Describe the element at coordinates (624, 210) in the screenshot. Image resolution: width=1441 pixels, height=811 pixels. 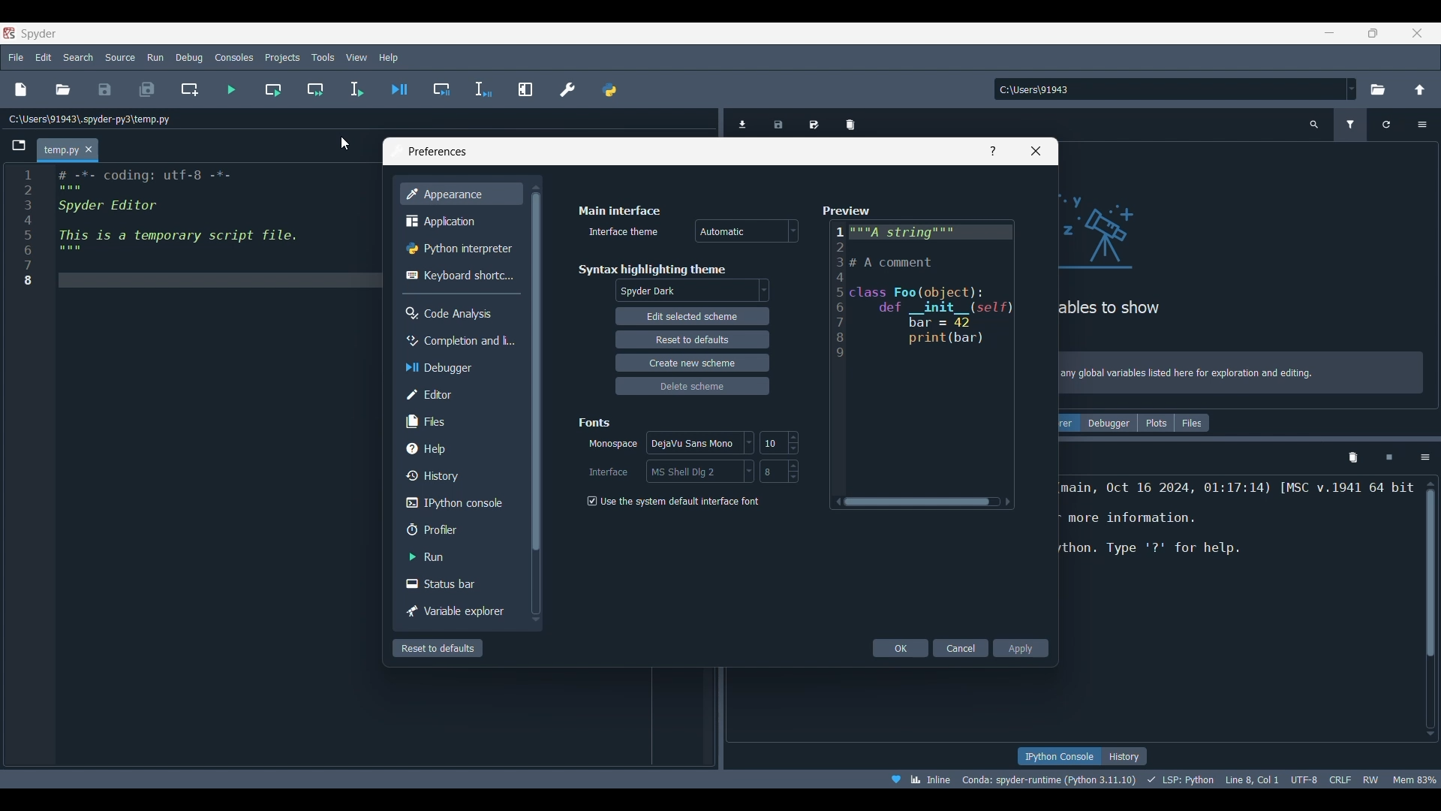
I see `Main interface` at that location.